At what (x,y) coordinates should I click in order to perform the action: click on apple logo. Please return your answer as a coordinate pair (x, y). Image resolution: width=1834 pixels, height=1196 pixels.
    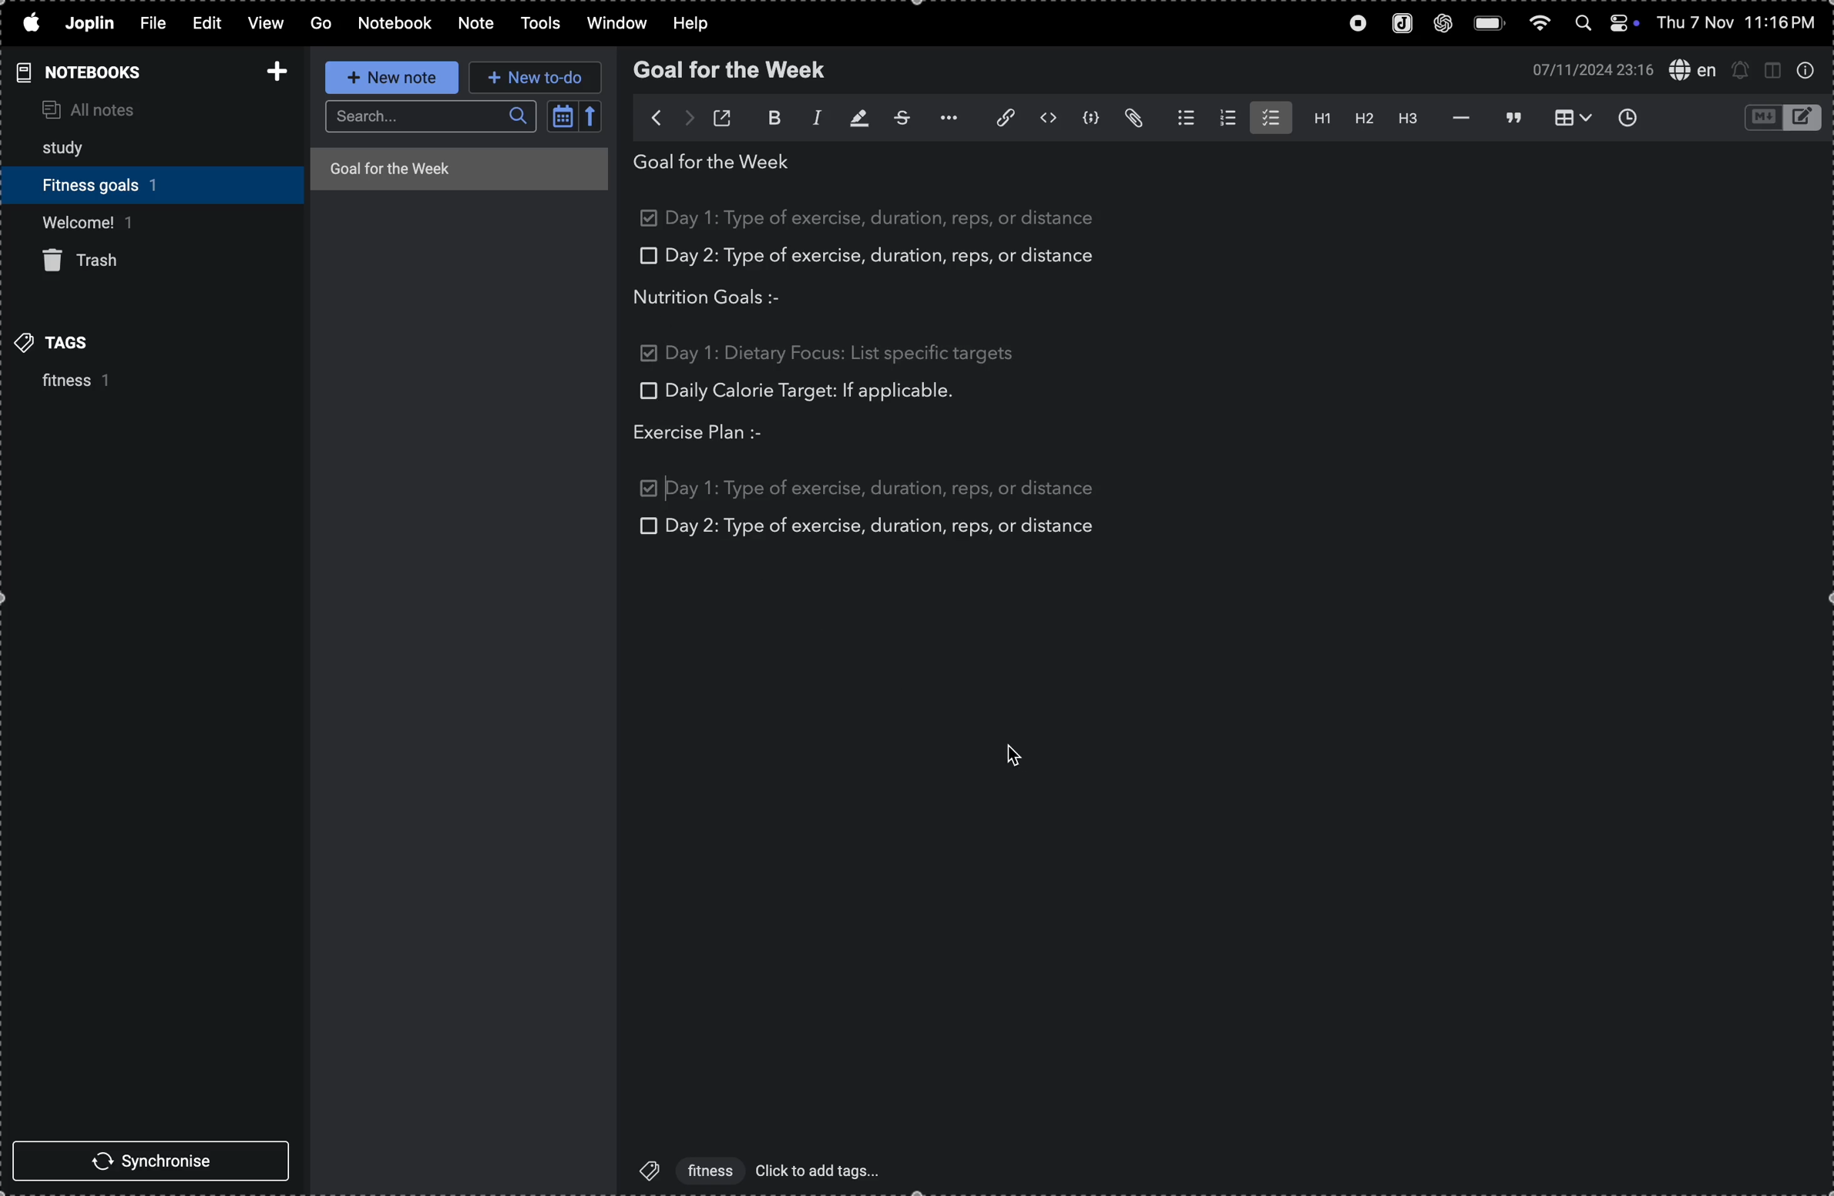
    Looking at the image, I should click on (29, 21).